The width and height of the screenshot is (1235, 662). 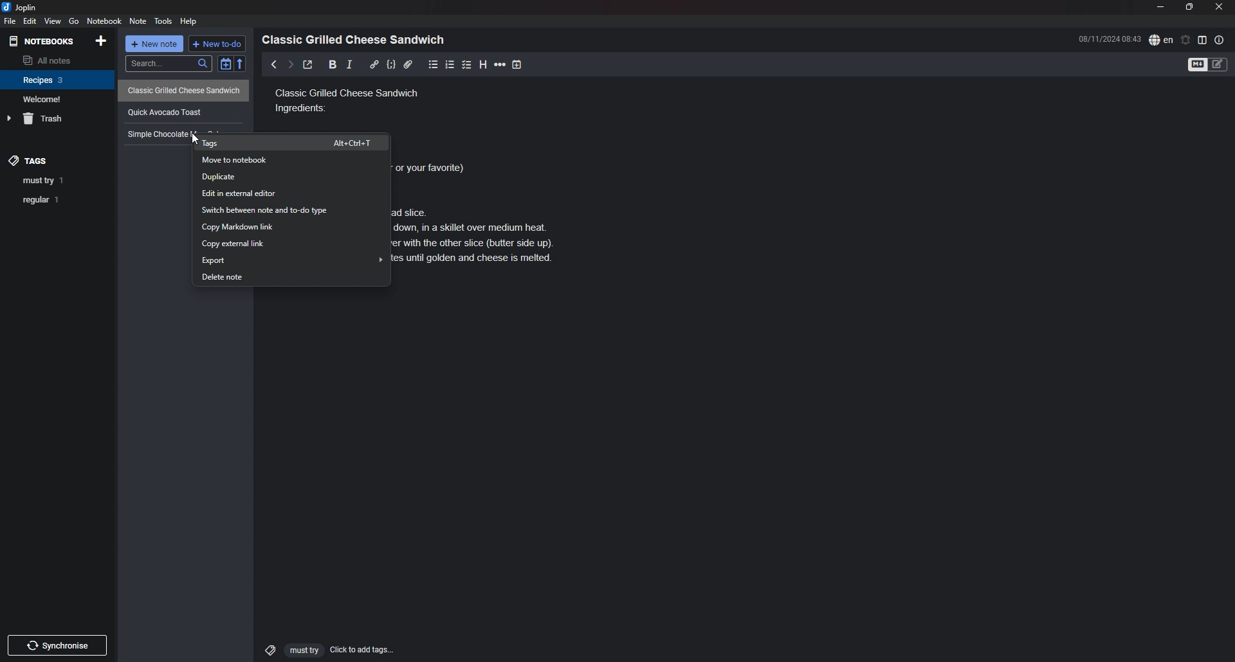 What do you see at coordinates (408, 64) in the screenshot?
I see `attachment` at bounding box center [408, 64].